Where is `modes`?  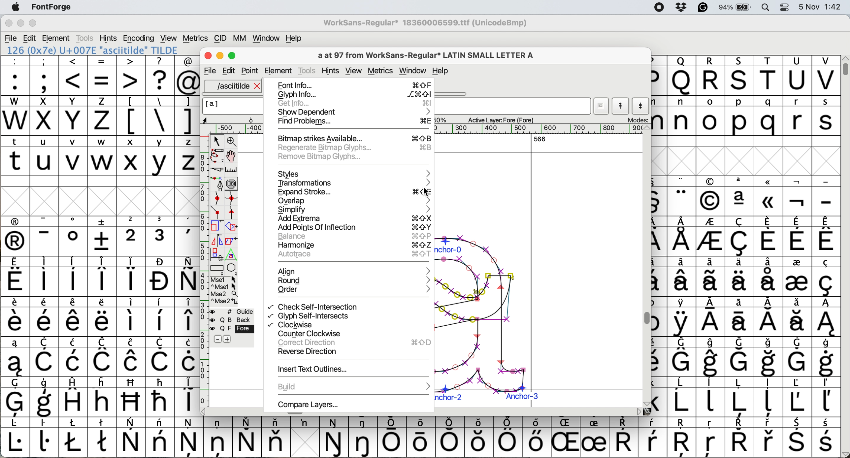 modes is located at coordinates (637, 119).